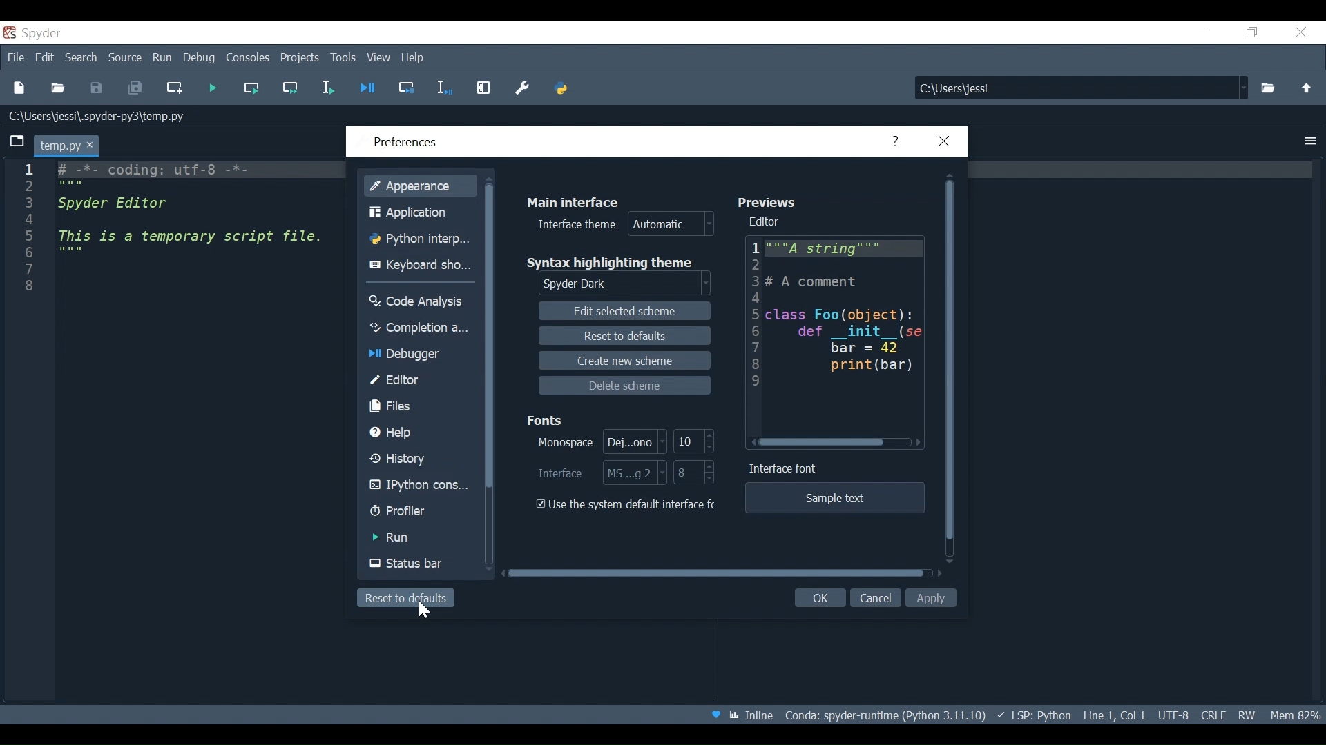 This screenshot has width=1326, height=745. I want to click on Preference, so click(520, 89).